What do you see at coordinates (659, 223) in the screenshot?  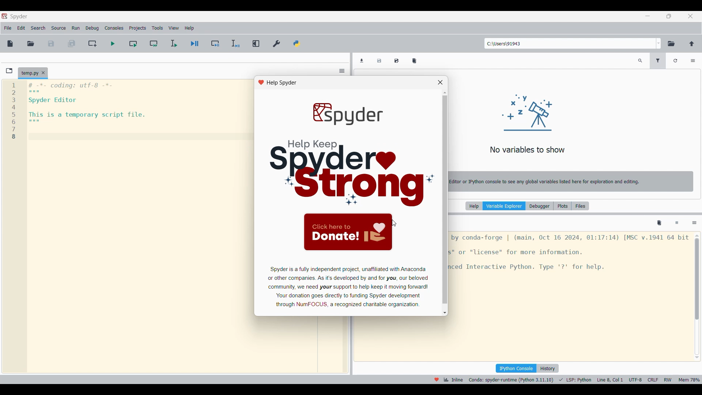 I see `Remove all variables from namespace` at bounding box center [659, 223].